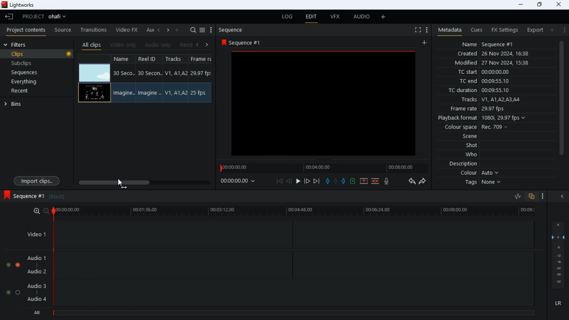 This screenshot has height=320, width=569. I want to click on sequence, so click(241, 41).